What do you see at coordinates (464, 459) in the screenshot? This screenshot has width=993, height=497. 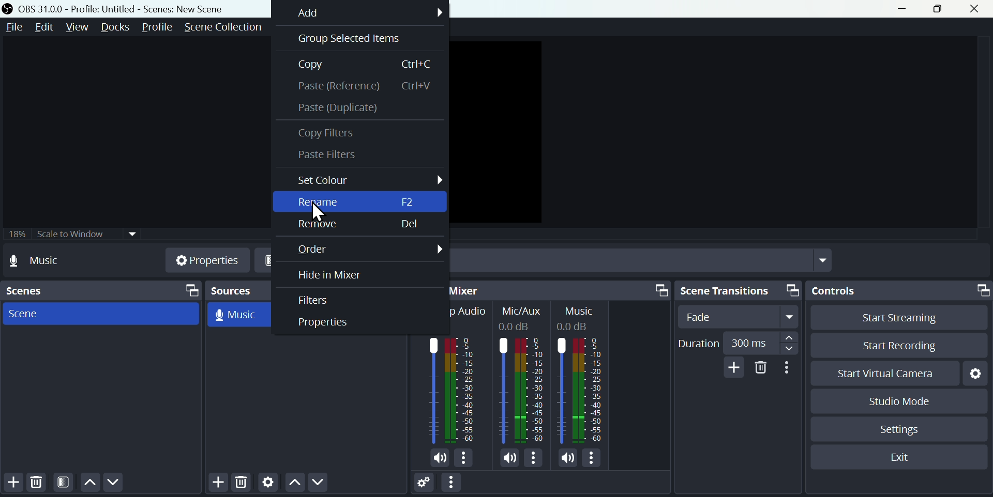 I see `Options` at bounding box center [464, 459].